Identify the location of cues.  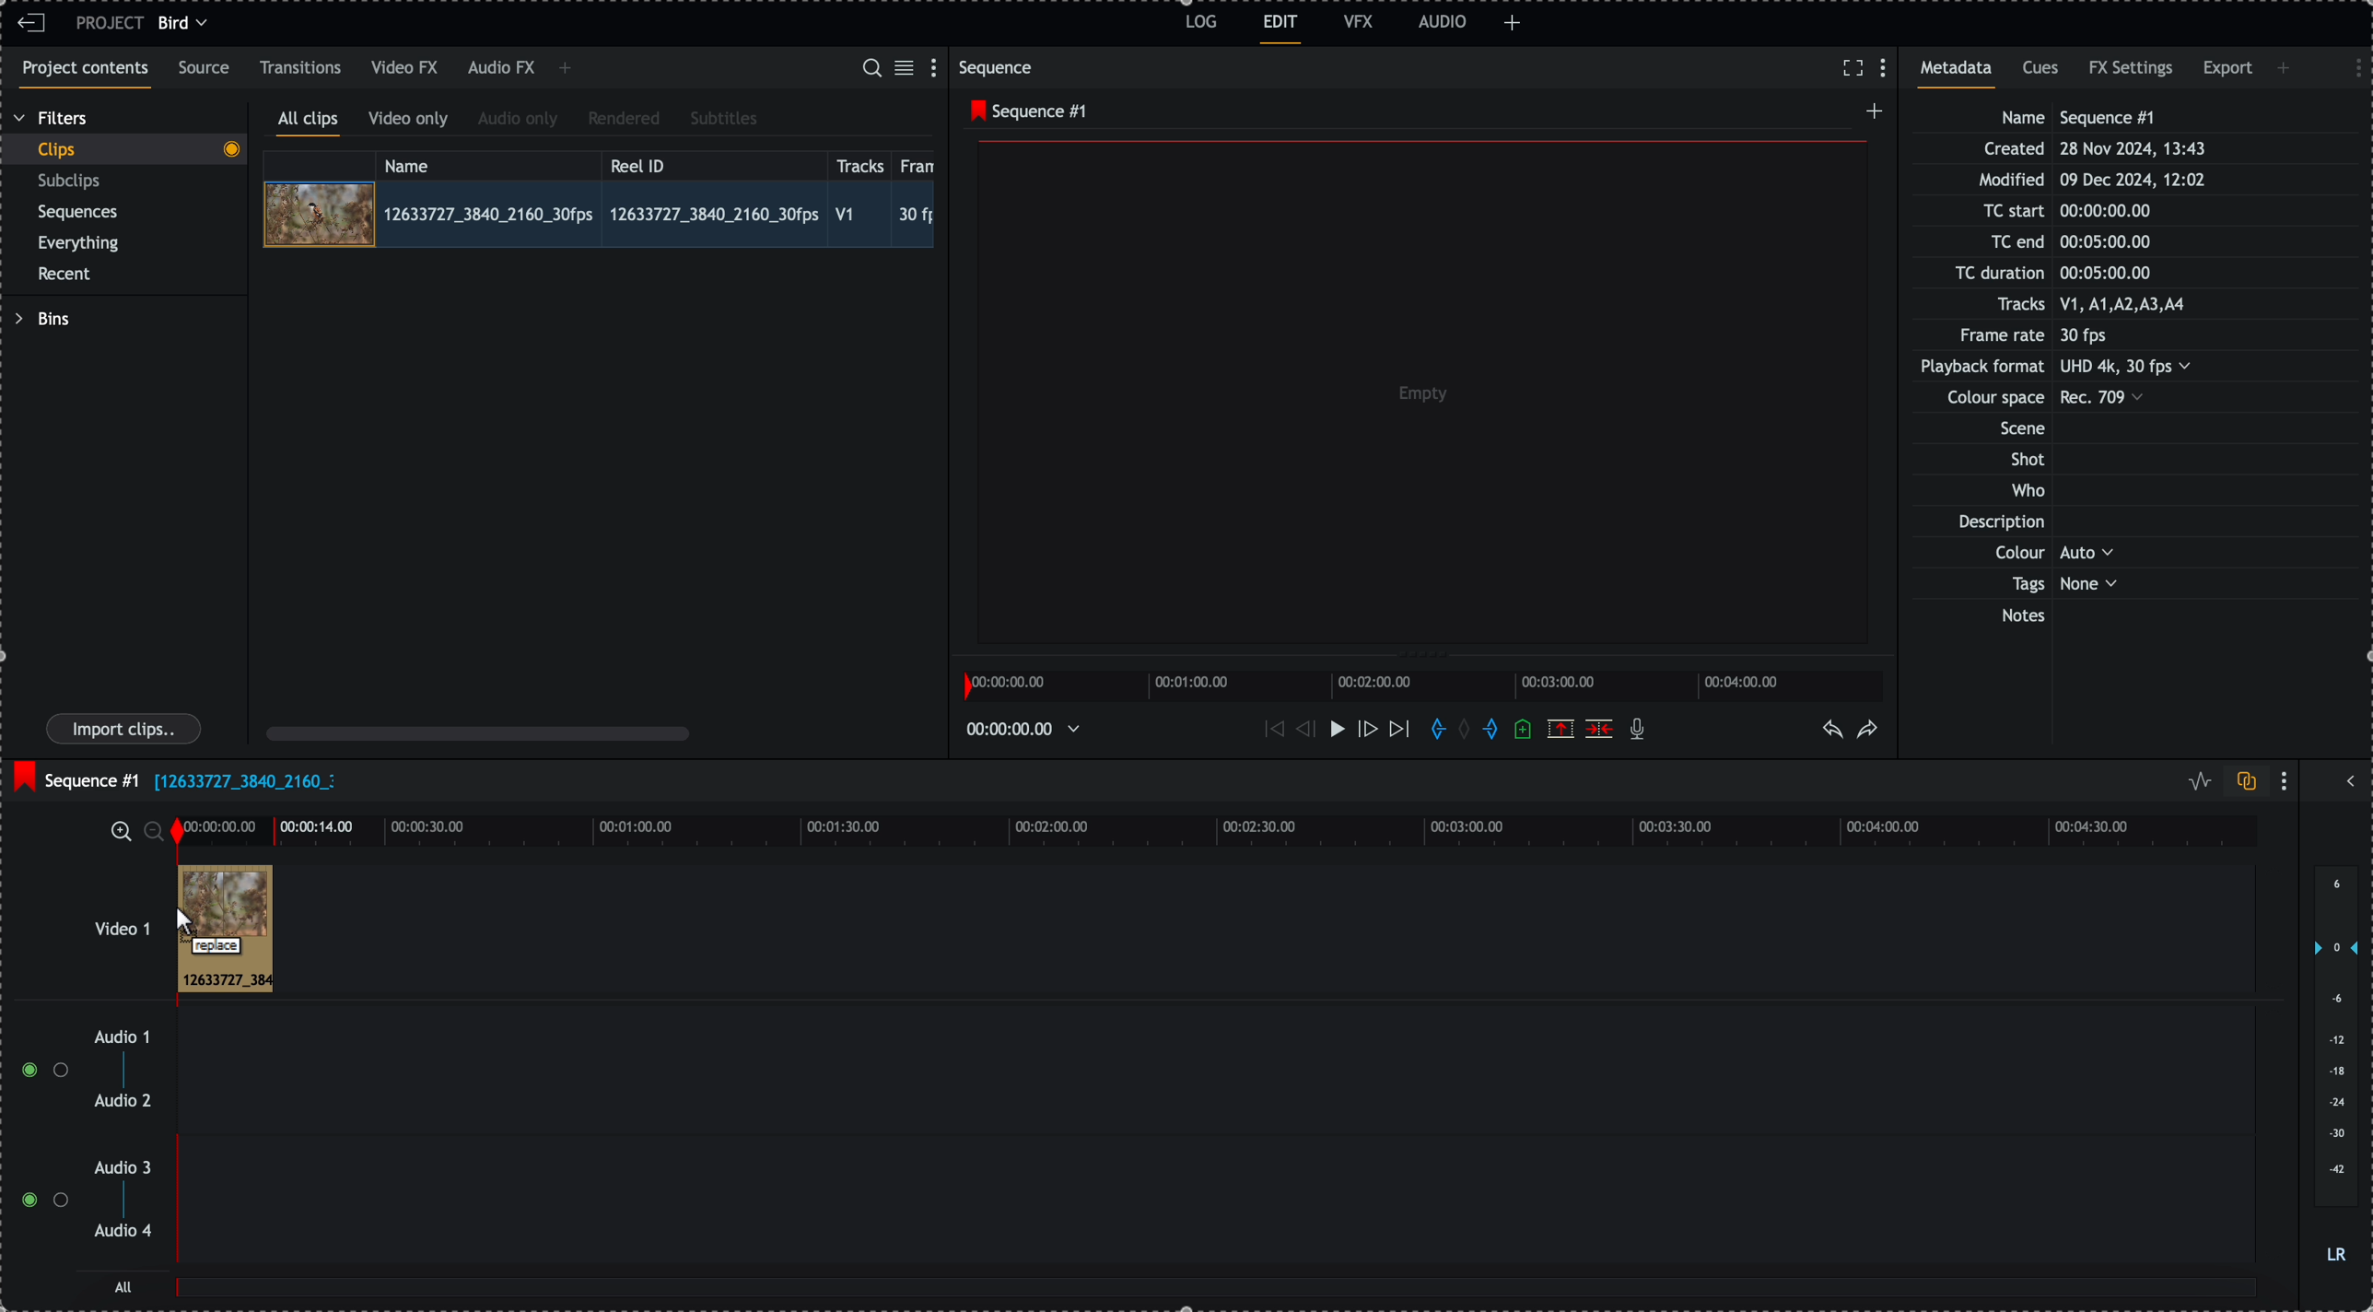
(2042, 74).